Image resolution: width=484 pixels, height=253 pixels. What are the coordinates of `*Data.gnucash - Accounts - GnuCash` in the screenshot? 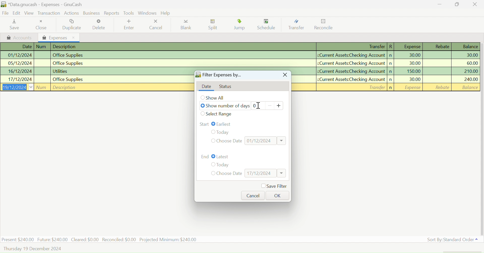 It's located at (43, 5).